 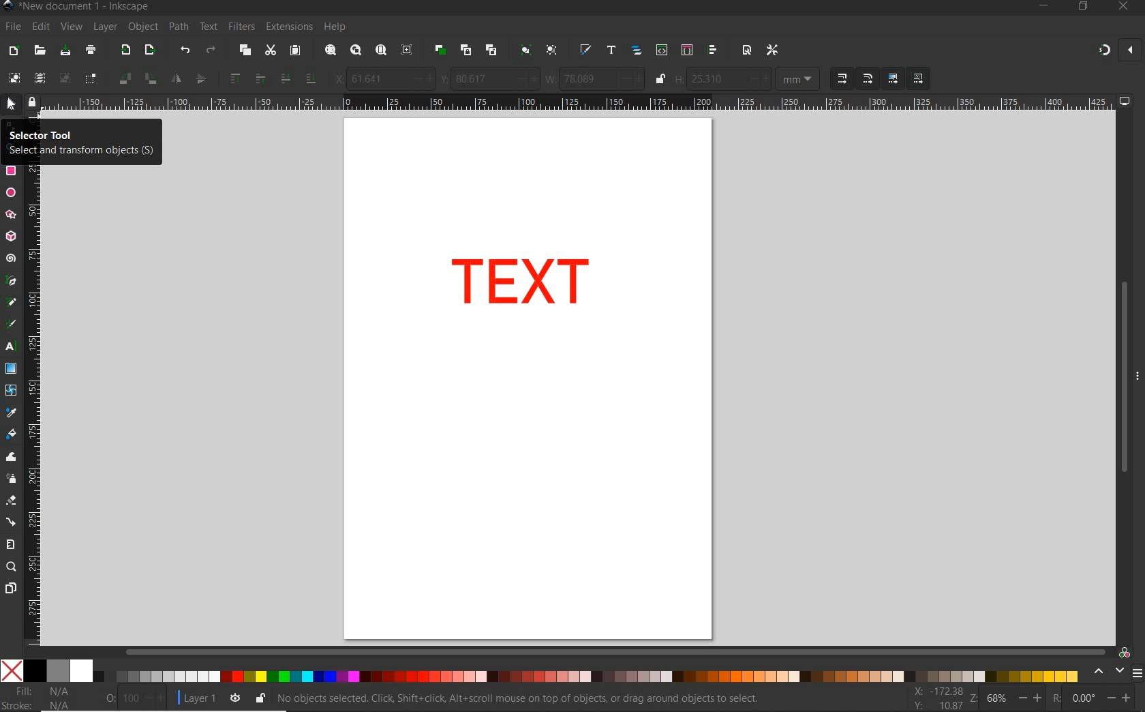 What do you see at coordinates (855, 79) in the screenshot?
I see `SCALING` at bounding box center [855, 79].